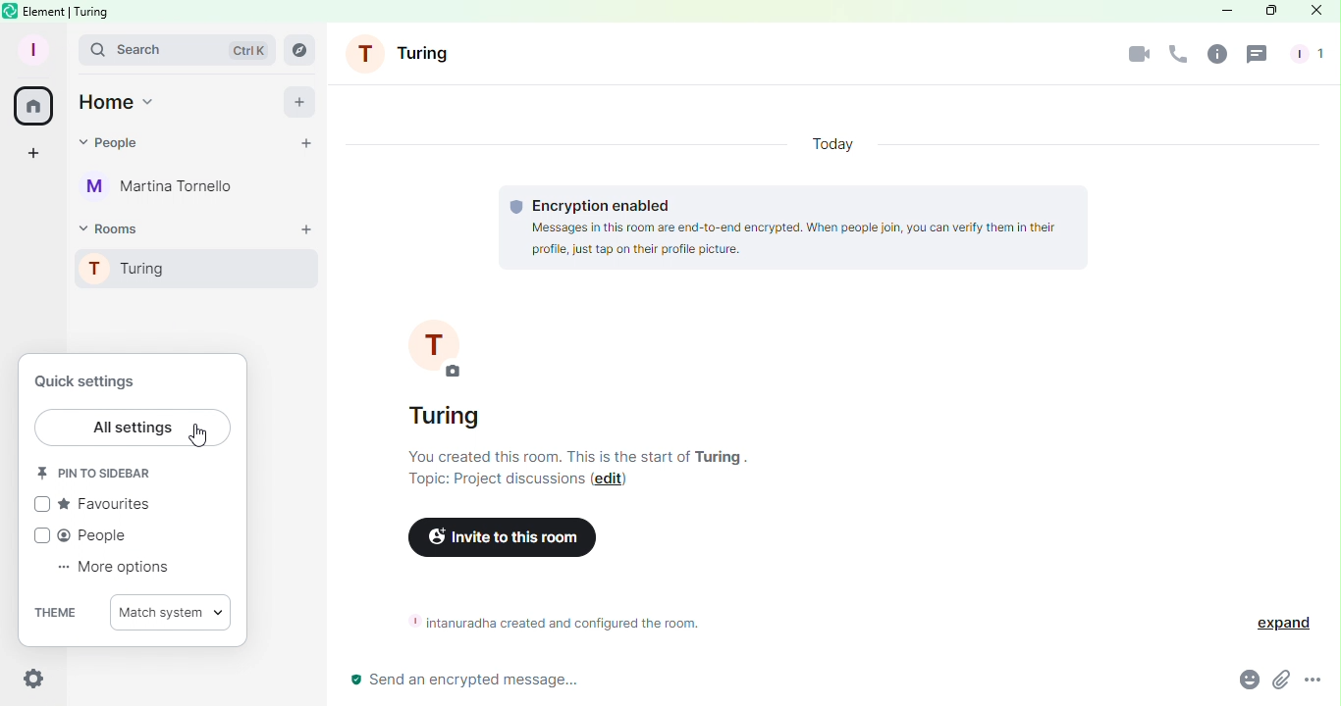 This screenshot has height=706, width=1341. What do you see at coordinates (110, 142) in the screenshot?
I see `People` at bounding box center [110, 142].